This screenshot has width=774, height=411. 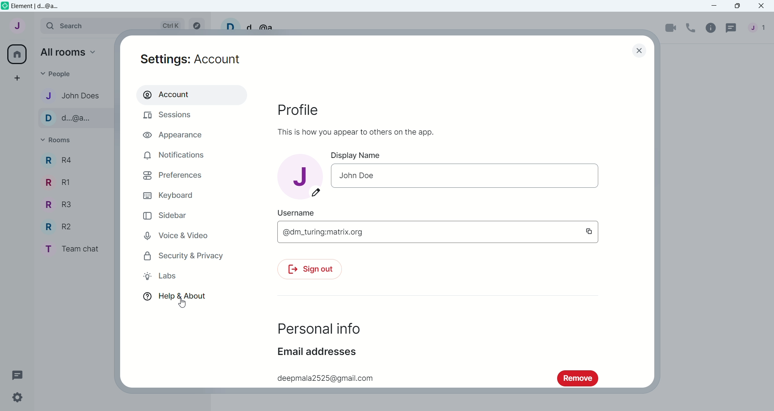 I want to click on Sessions, so click(x=170, y=116).